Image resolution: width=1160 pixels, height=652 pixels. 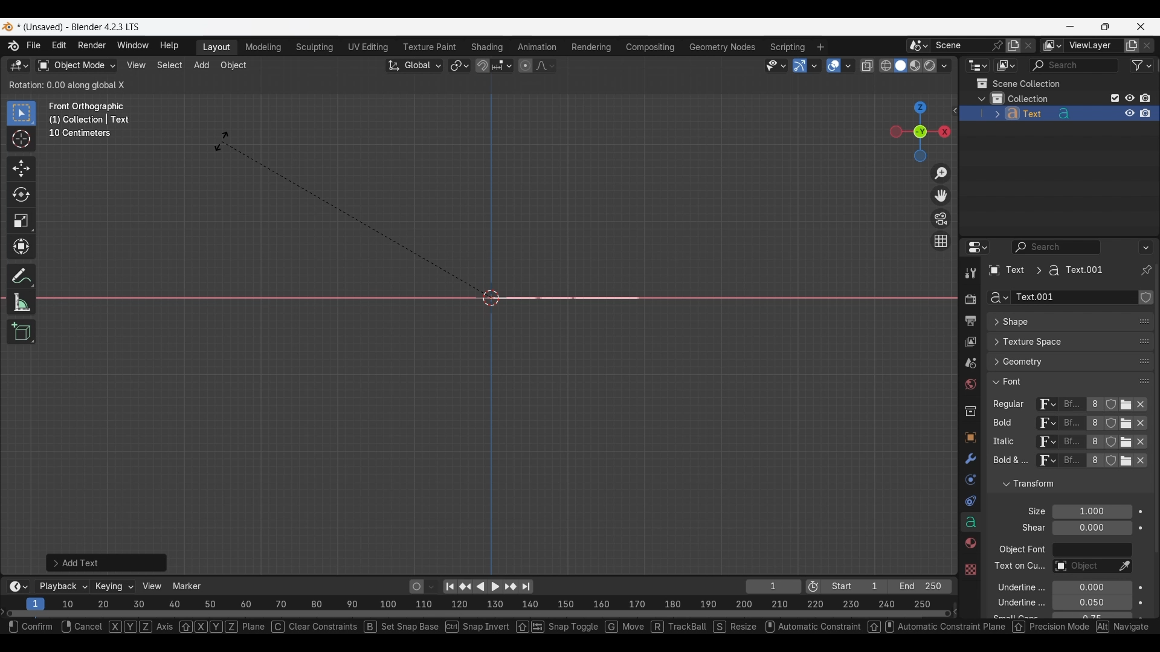 What do you see at coordinates (625, 628) in the screenshot?
I see `move` at bounding box center [625, 628].